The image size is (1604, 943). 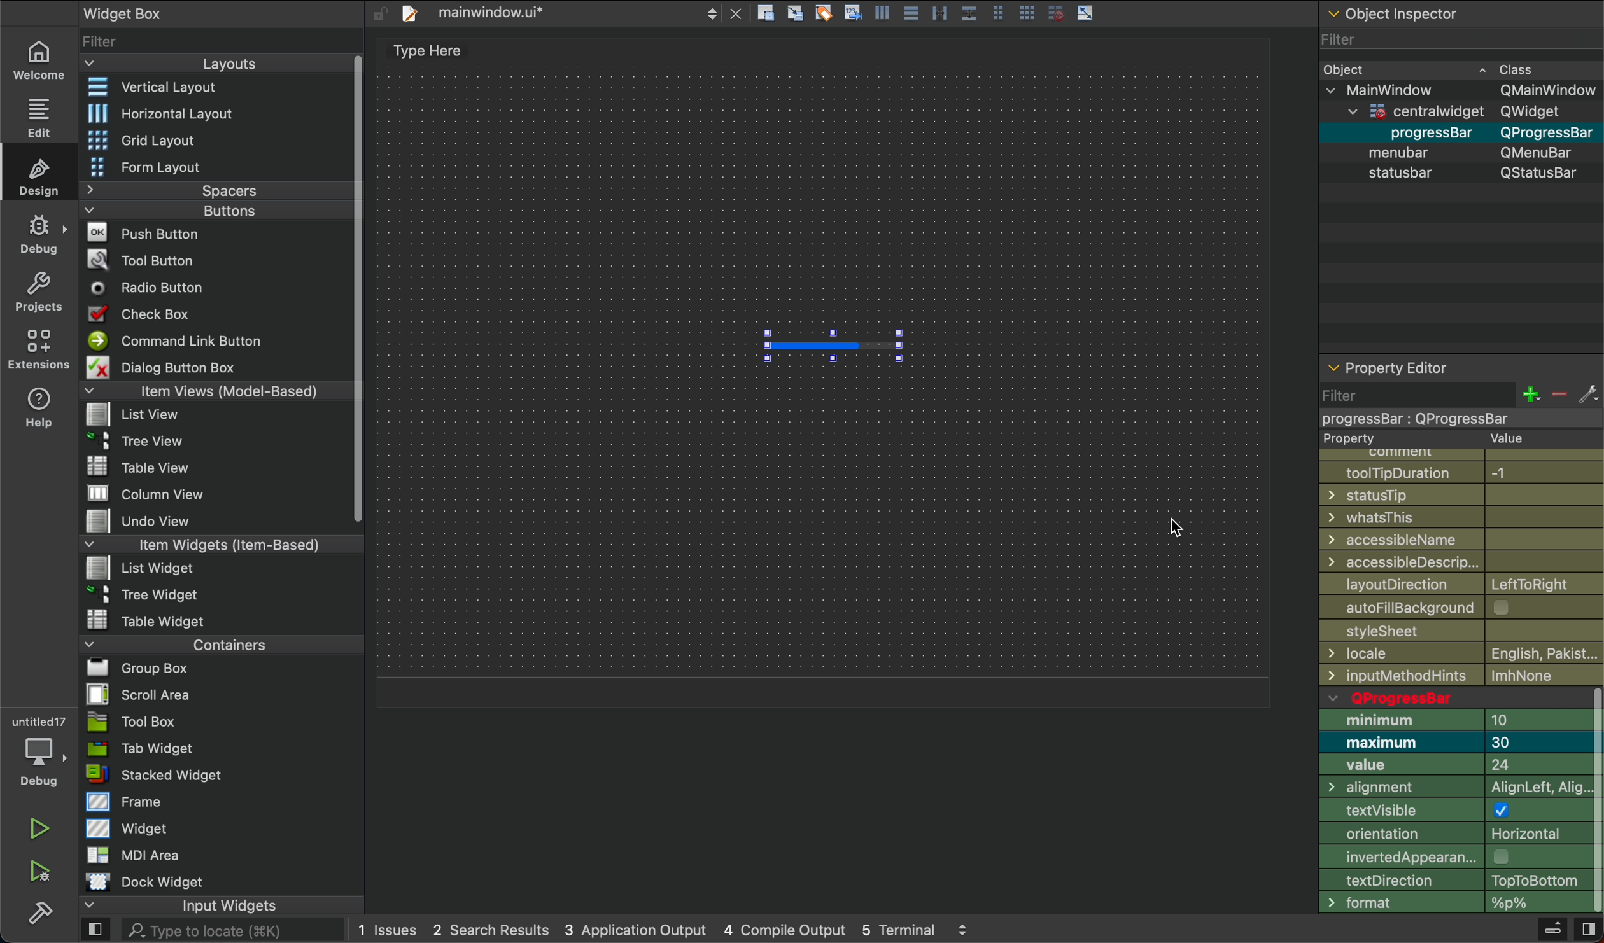 I want to click on Buttons, so click(x=192, y=211).